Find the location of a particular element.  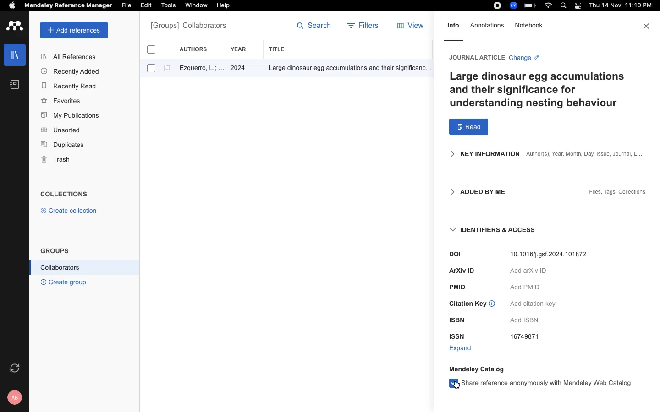

Add arXiv ID is located at coordinates (528, 272).